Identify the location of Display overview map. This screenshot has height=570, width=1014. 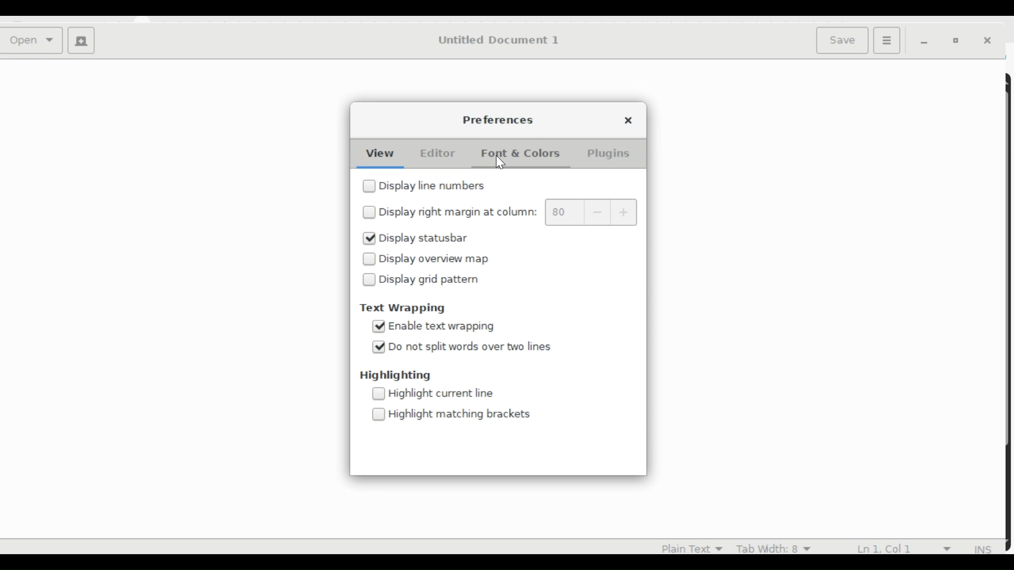
(442, 259).